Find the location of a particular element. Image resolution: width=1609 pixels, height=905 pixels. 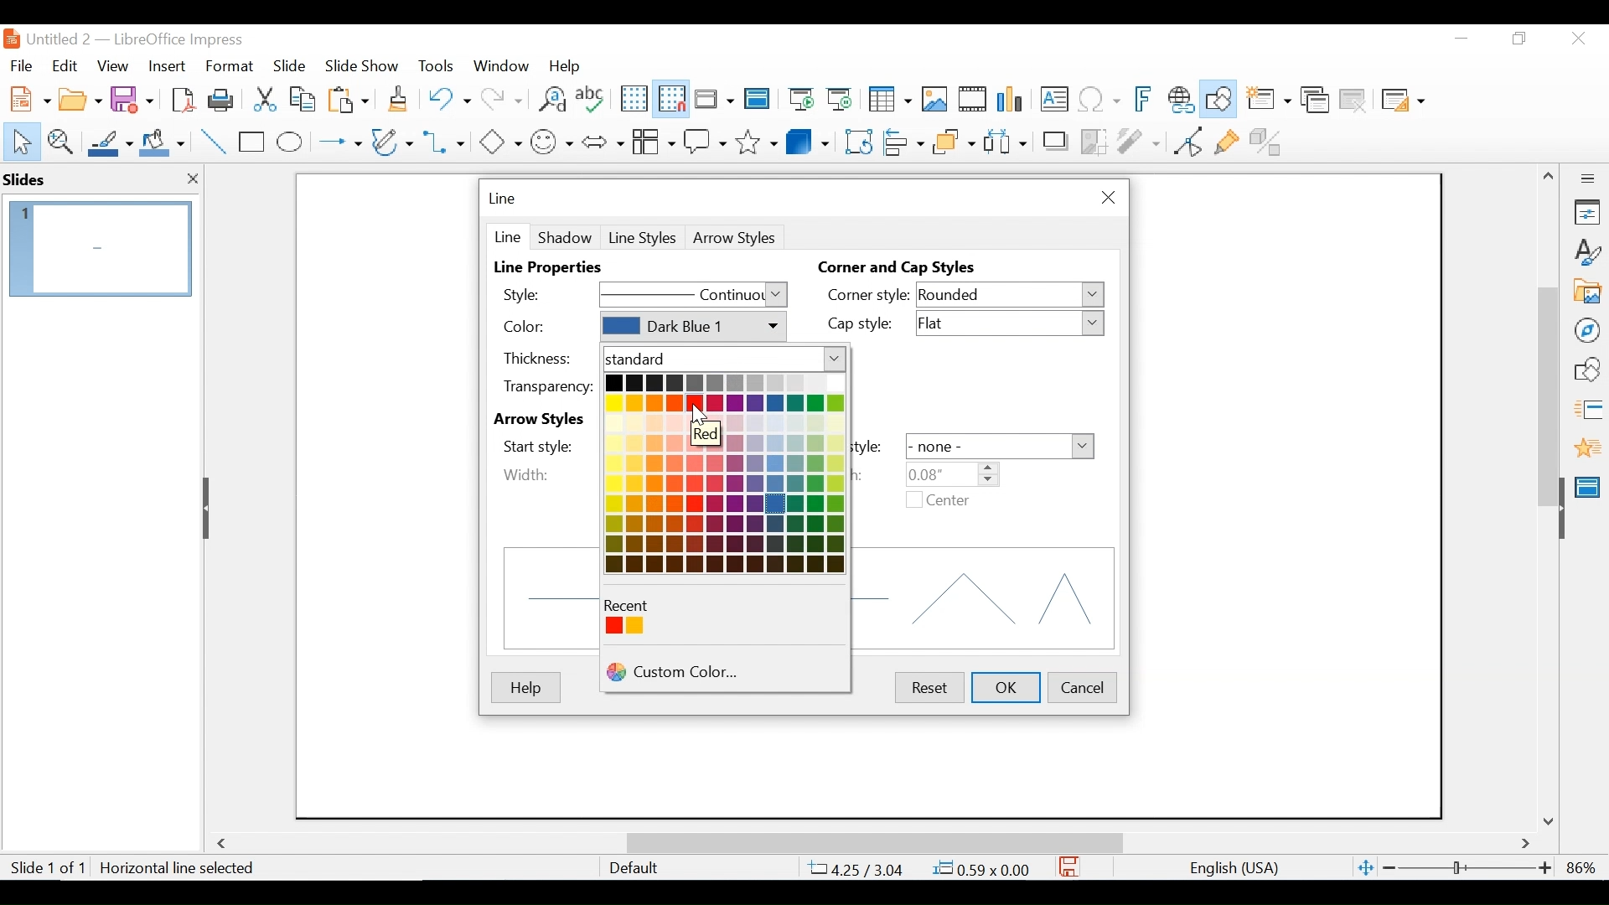

Connectors is located at coordinates (446, 142).